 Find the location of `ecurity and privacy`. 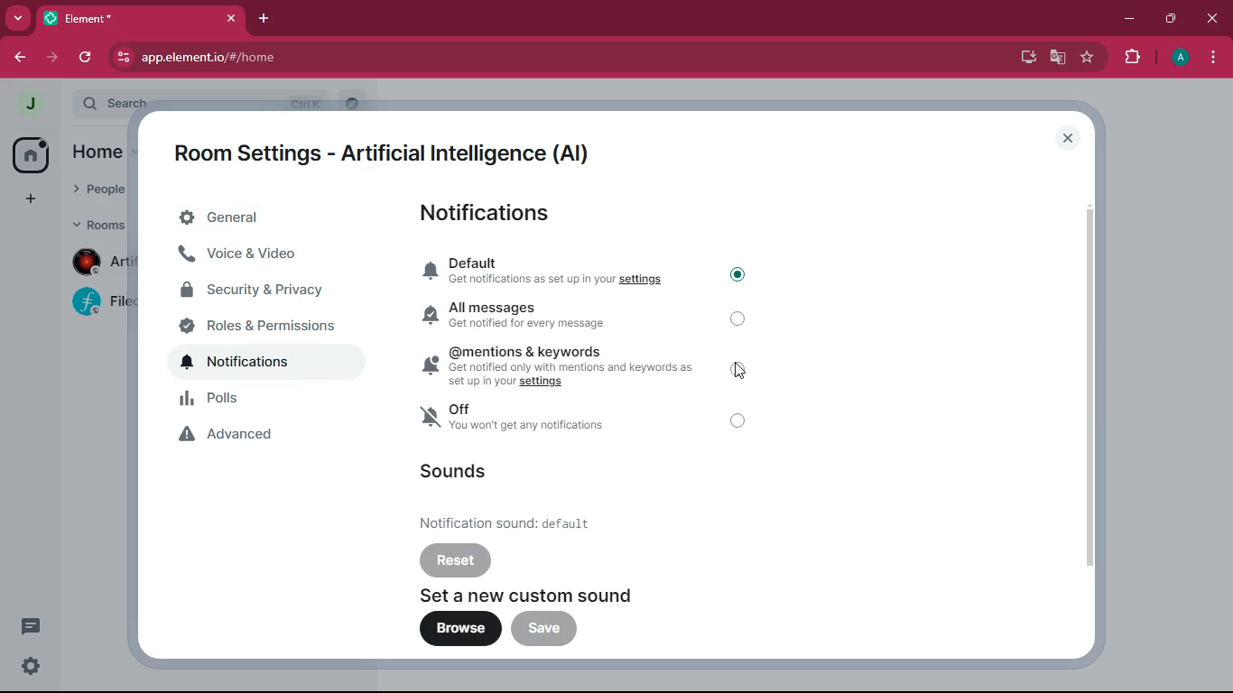

ecurity and privacy is located at coordinates (264, 291).